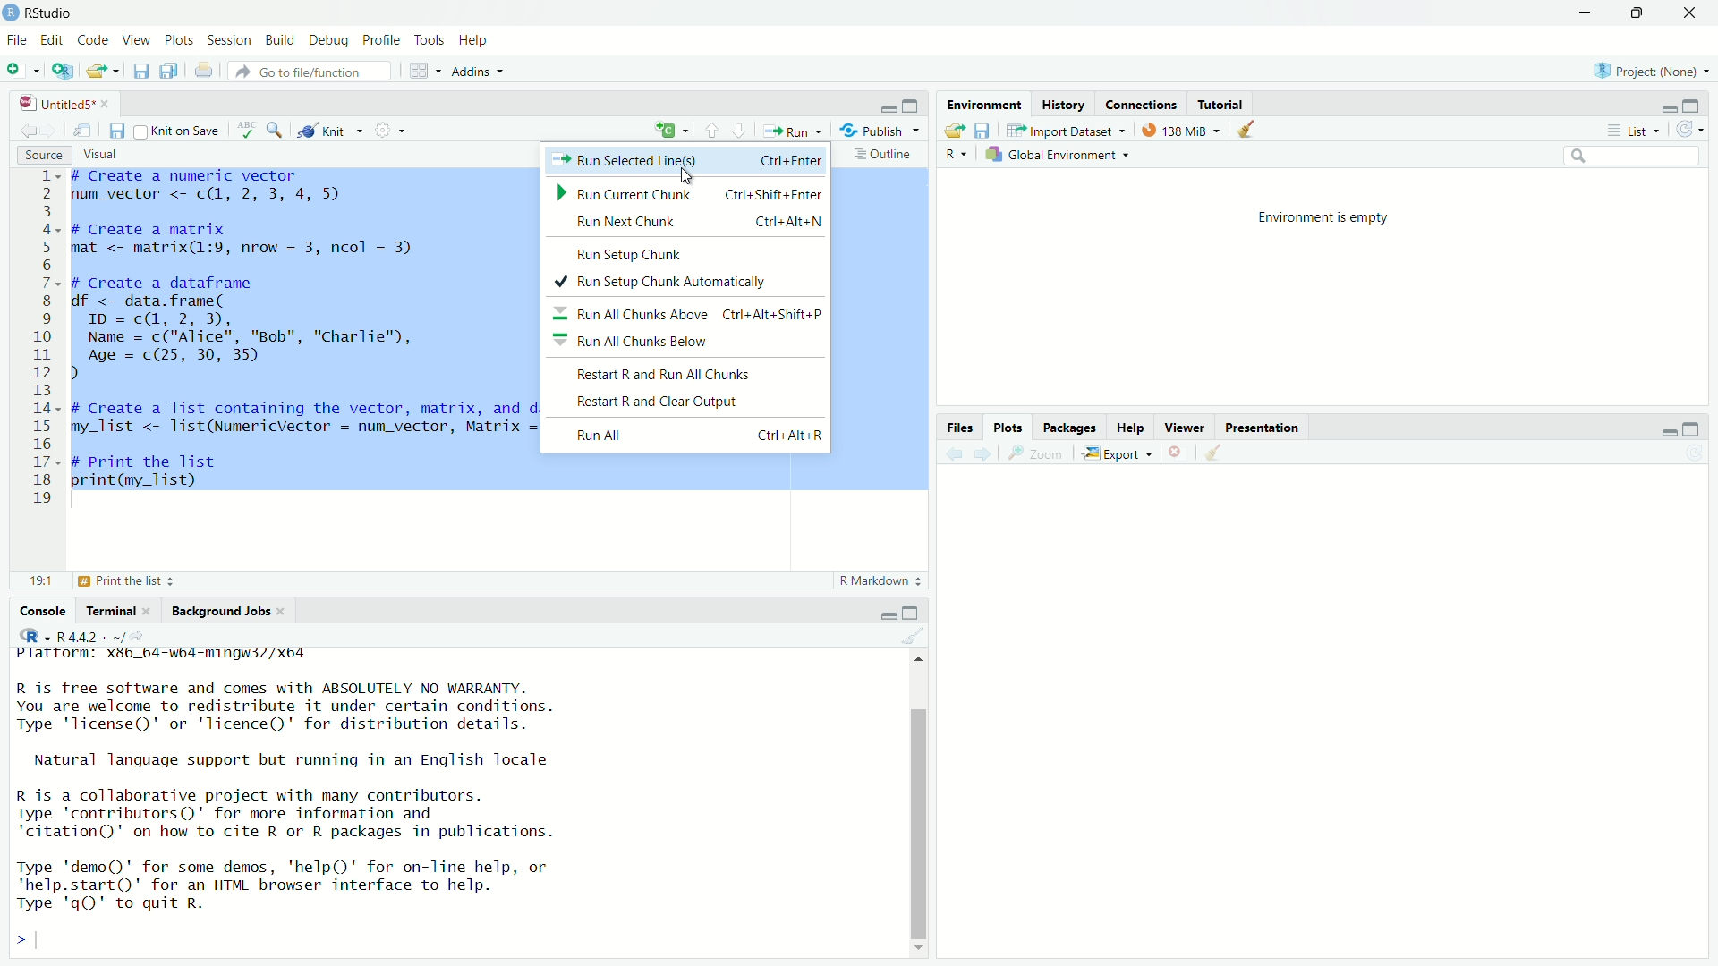 Image resolution: width=1718 pixels, height=966 pixels. I want to click on save, so click(117, 131).